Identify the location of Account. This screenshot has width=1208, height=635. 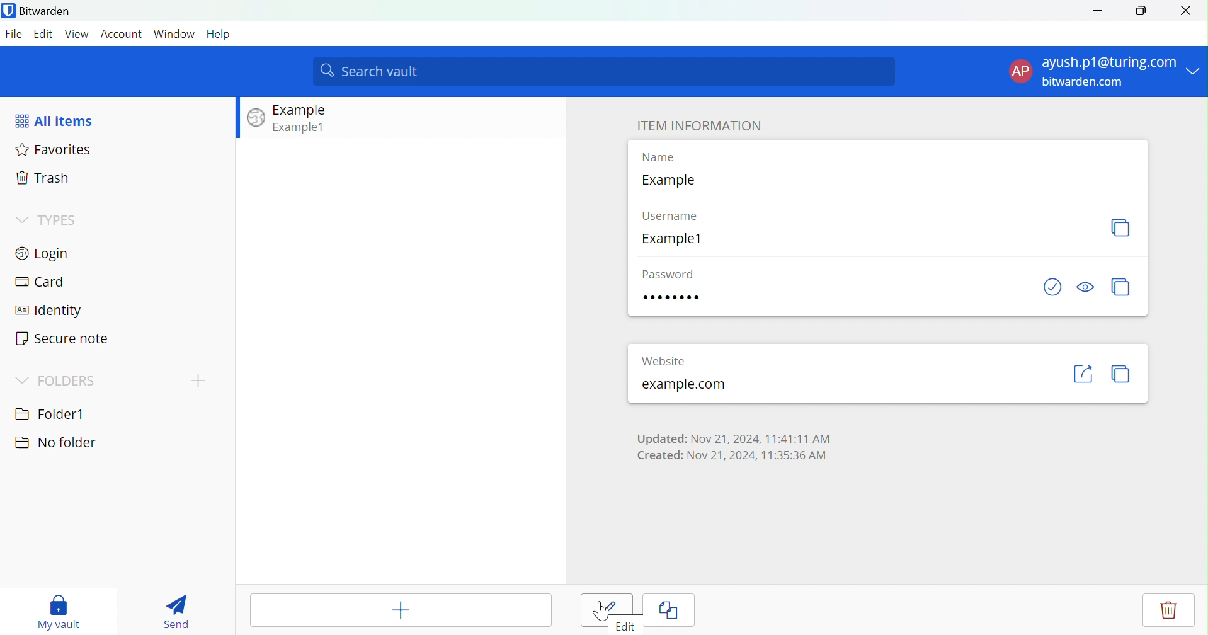
(122, 35).